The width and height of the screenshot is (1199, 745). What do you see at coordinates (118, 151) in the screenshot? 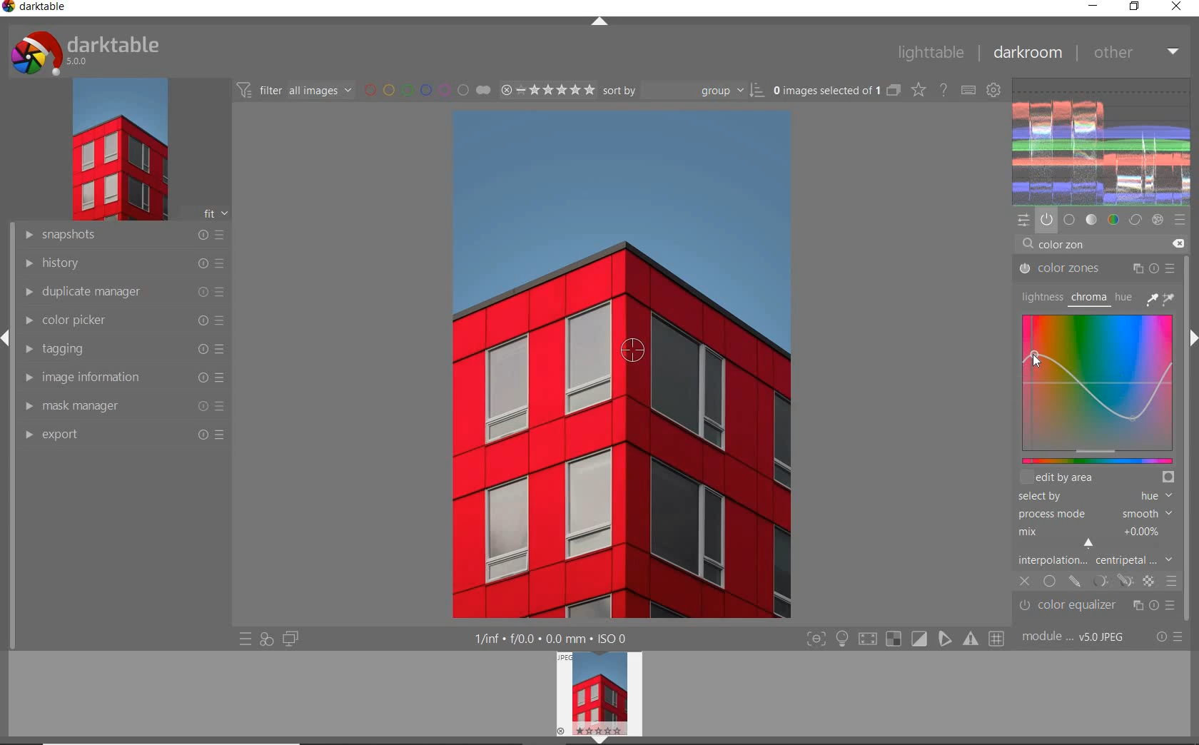
I see `image` at bounding box center [118, 151].